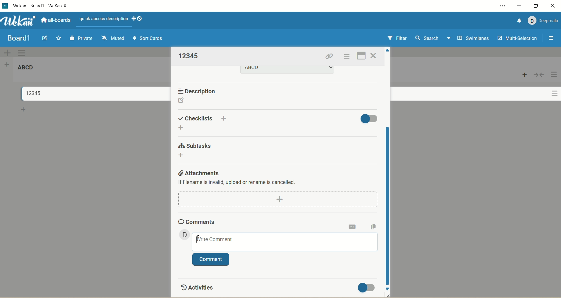  Describe the element at coordinates (553, 6) in the screenshot. I see `close` at that location.